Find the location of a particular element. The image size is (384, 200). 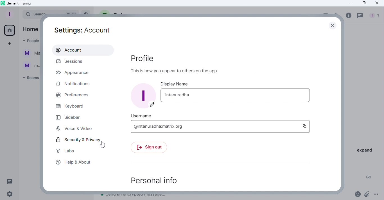

Username is located at coordinates (141, 115).